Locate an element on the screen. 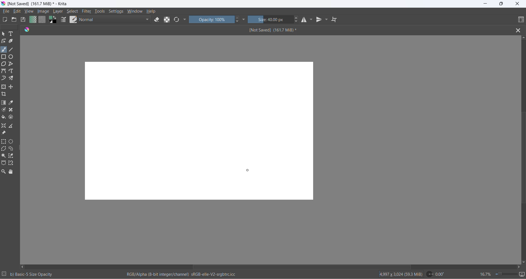 The image size is (526, 279). assistant tool is located at coordinates (4, 126).